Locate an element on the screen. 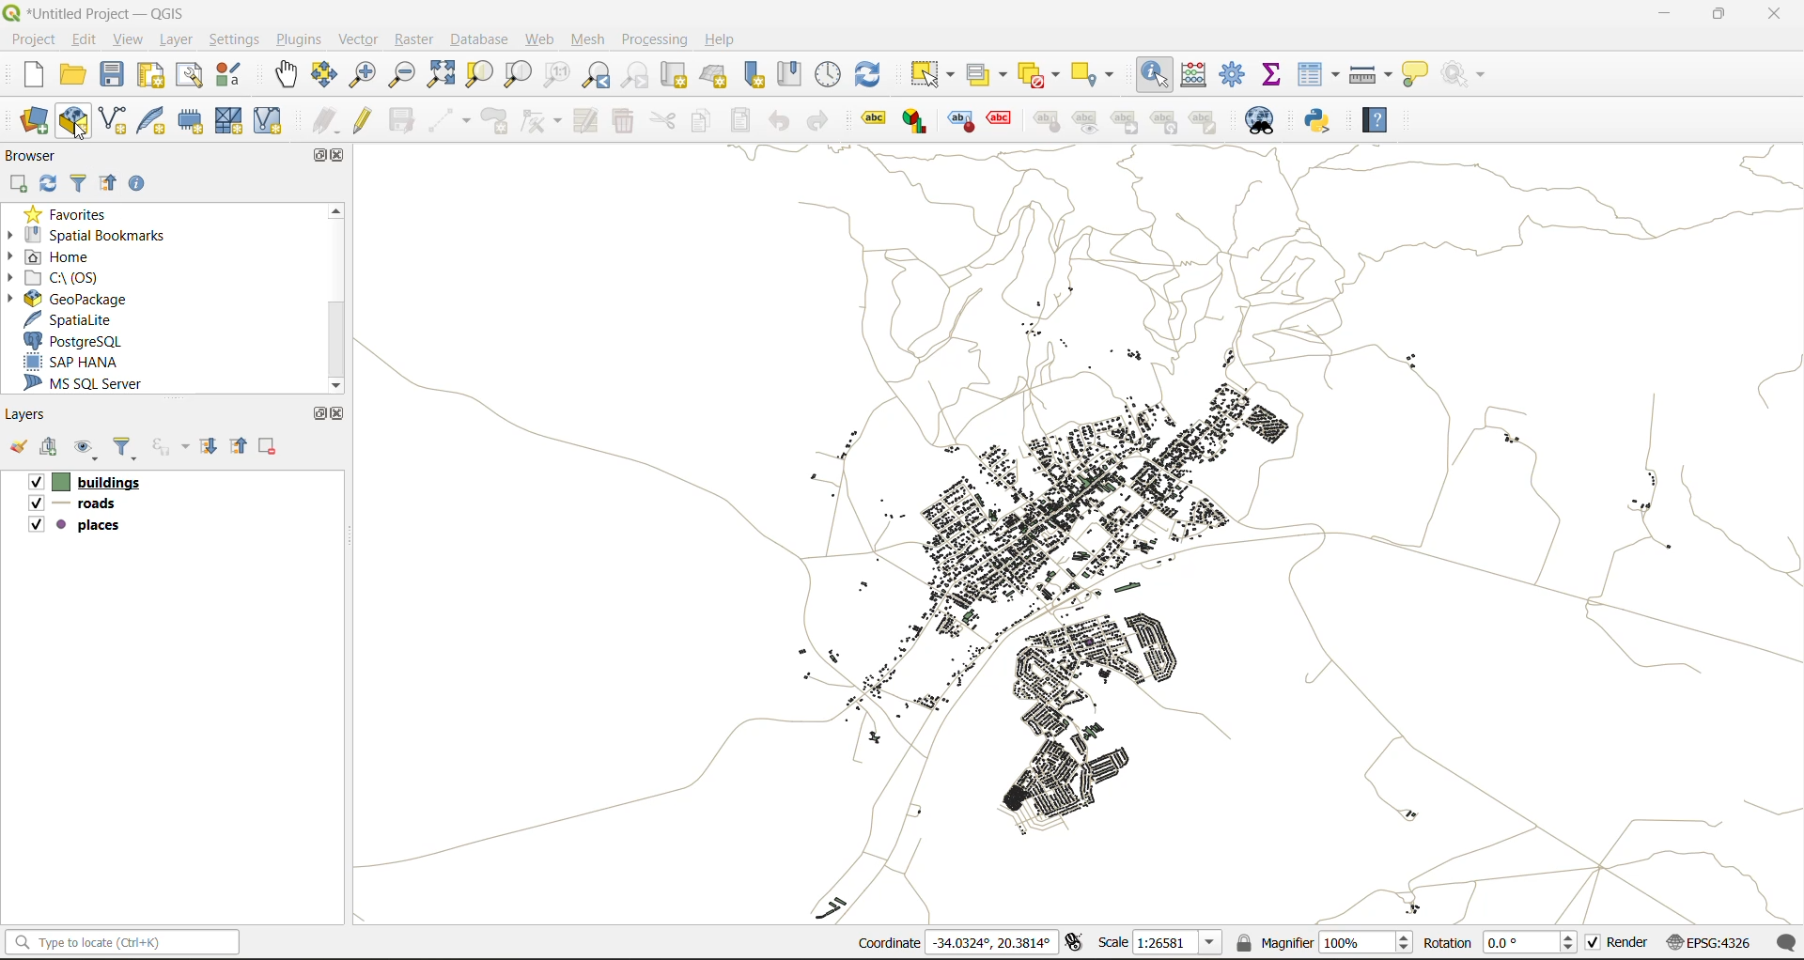  linked label is located at coordinates (1129, 121).